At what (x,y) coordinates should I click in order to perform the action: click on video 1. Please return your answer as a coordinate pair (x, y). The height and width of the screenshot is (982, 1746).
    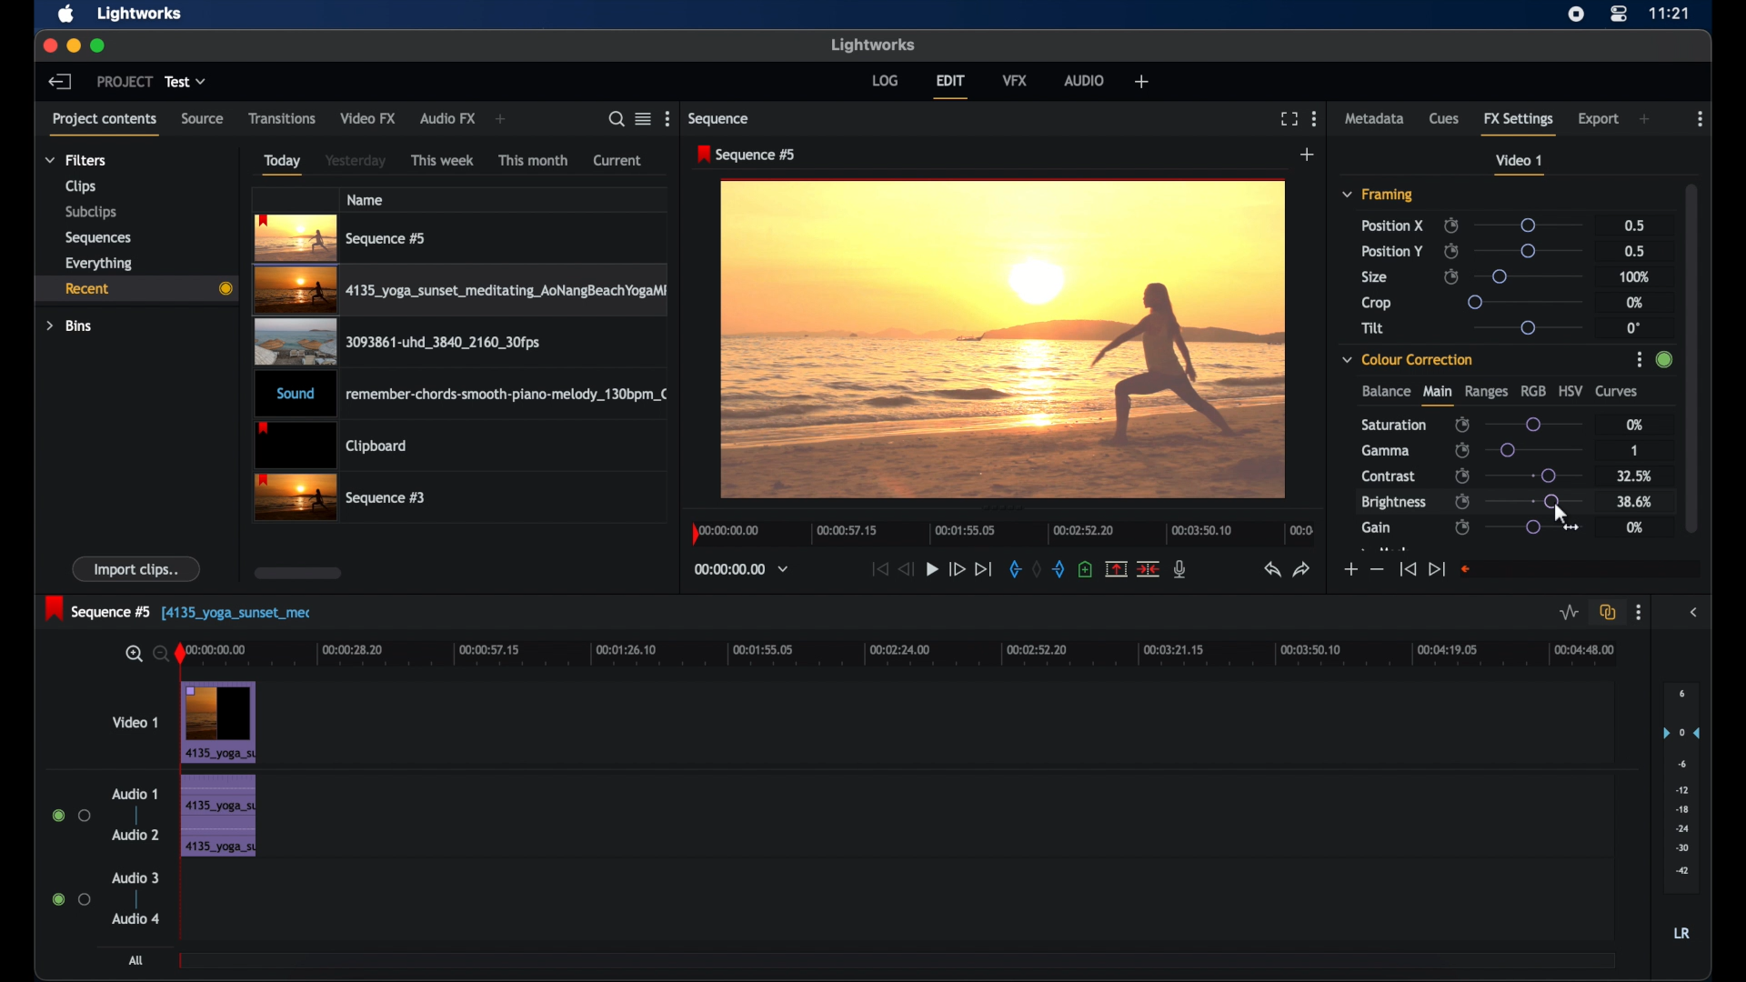
    Looking at the image, I should click on (136, 722).